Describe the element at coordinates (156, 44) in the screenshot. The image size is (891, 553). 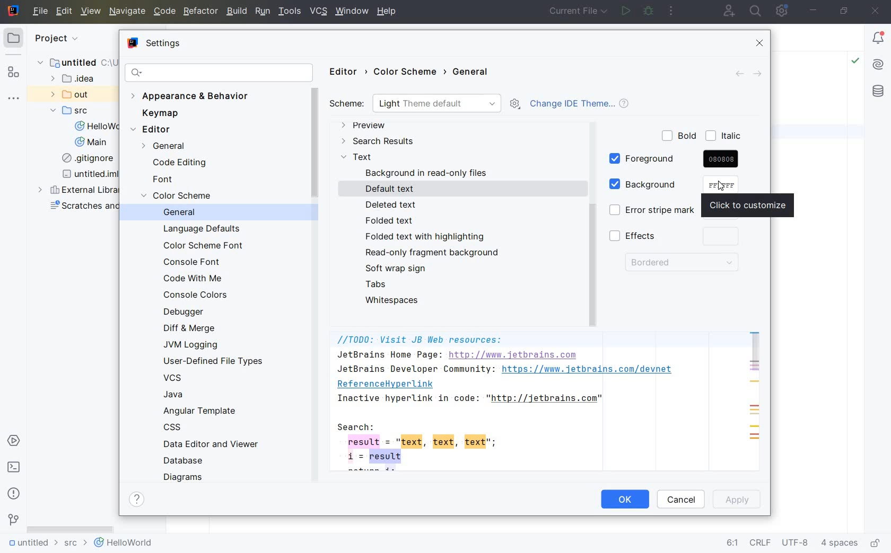
I see `SETTINGS` at that location.